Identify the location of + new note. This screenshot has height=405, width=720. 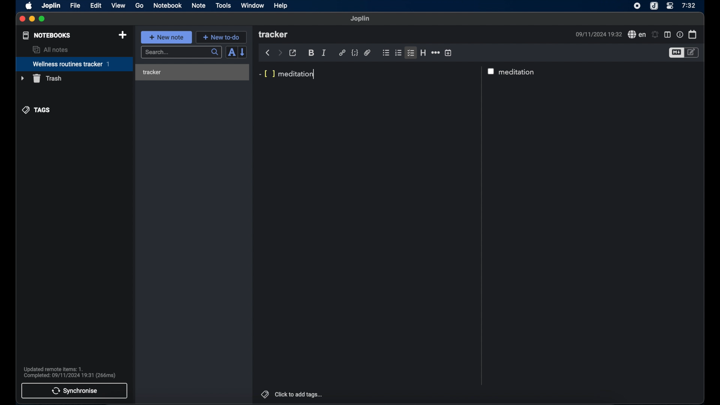
(166, 37).